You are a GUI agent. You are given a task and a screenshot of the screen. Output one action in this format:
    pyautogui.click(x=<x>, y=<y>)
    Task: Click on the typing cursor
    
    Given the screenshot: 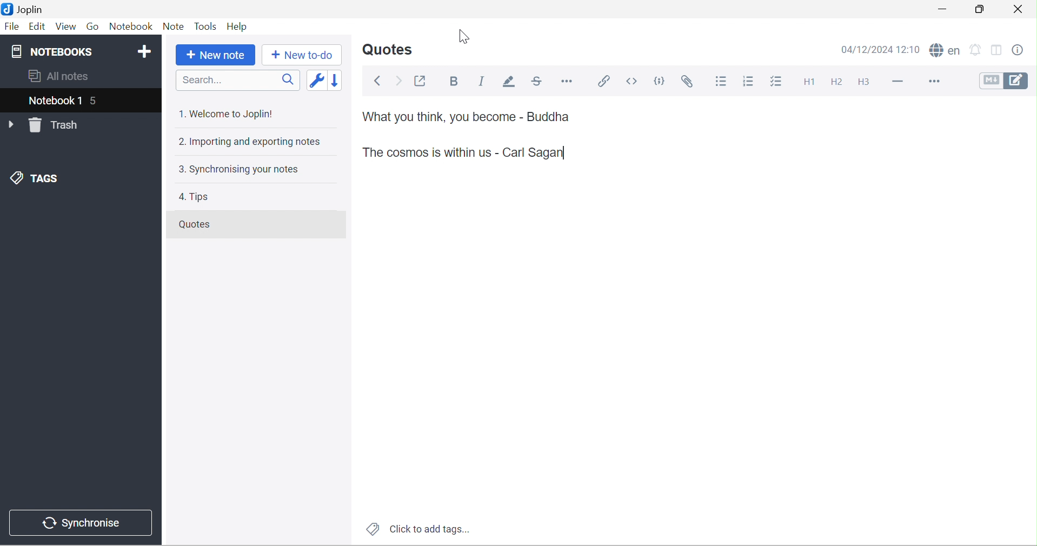 What is the action you would take?
    pyautogui.click(x=565, y=152)
    